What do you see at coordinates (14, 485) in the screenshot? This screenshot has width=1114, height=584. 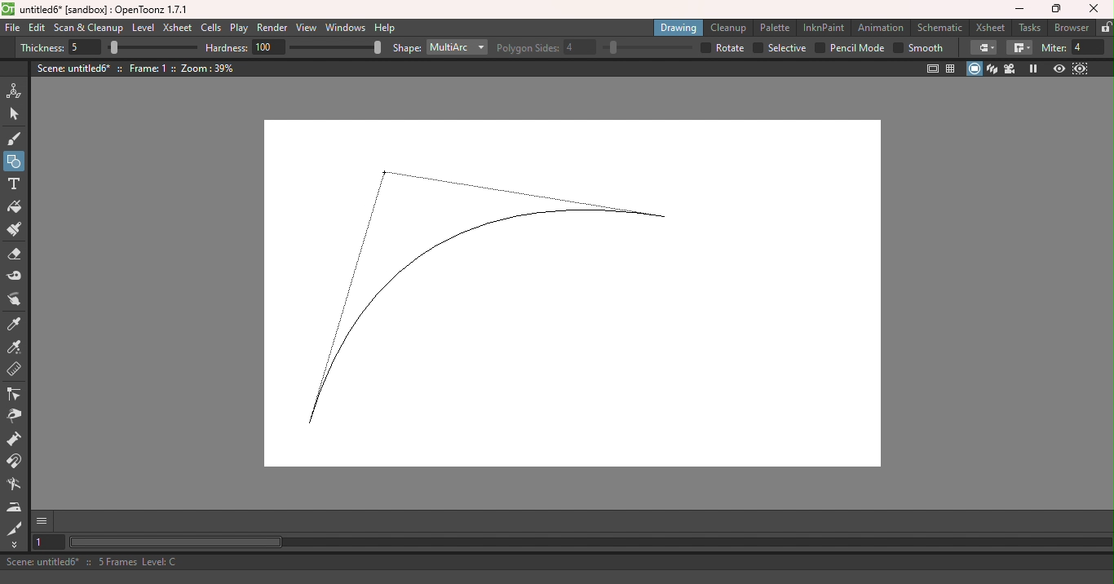 I see `Blender tool` at bounding box center [14, 485].